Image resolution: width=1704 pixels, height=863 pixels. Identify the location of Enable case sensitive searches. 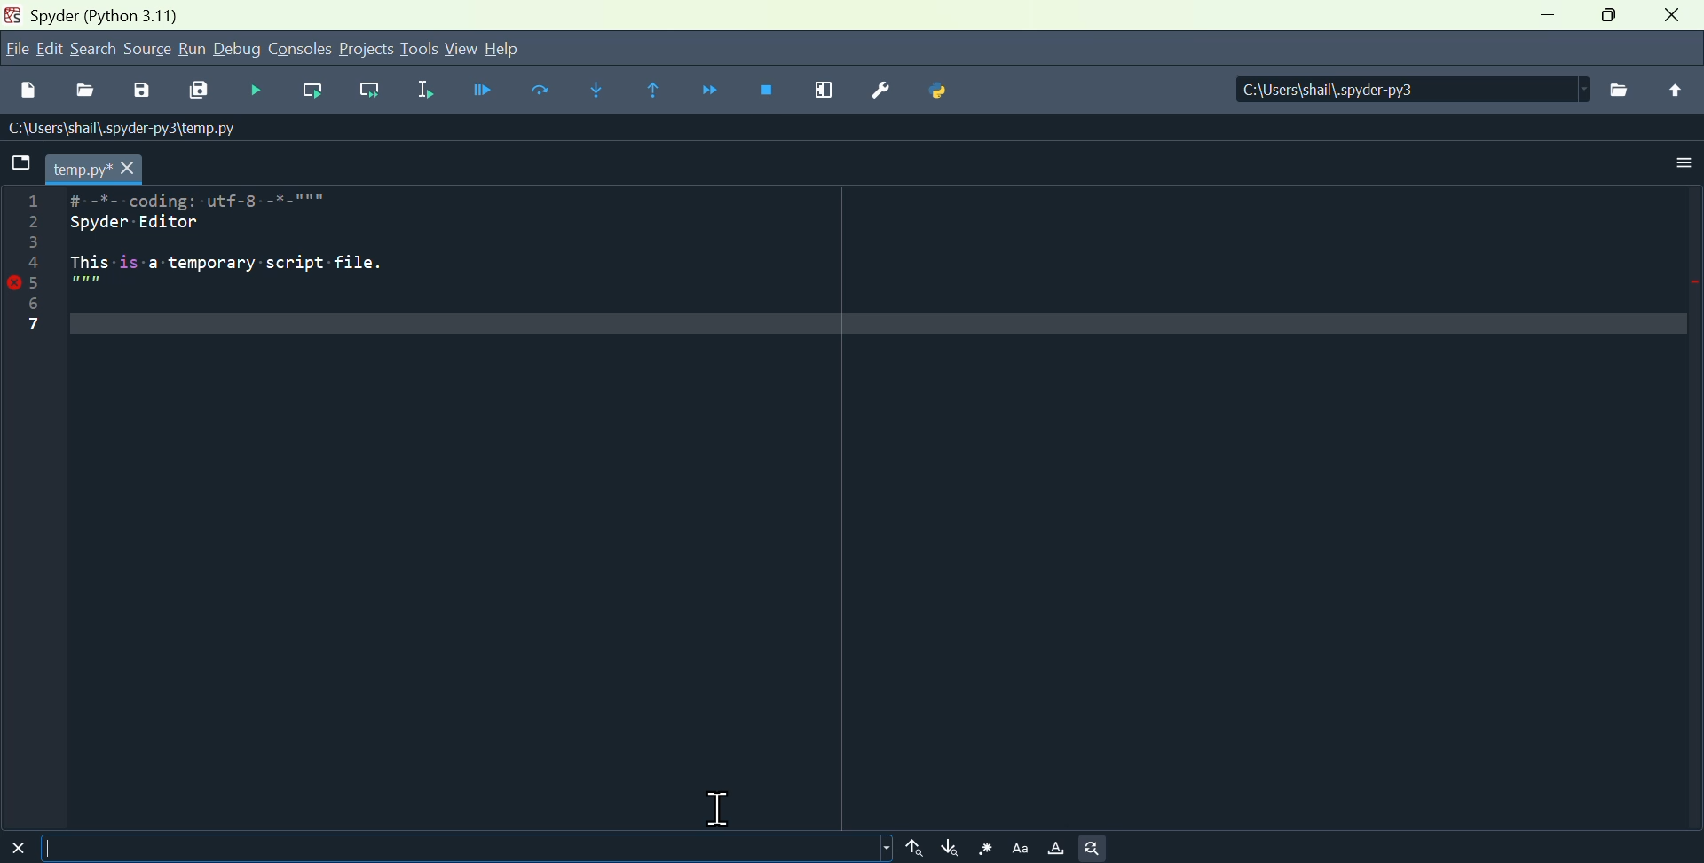
(1018, 848).